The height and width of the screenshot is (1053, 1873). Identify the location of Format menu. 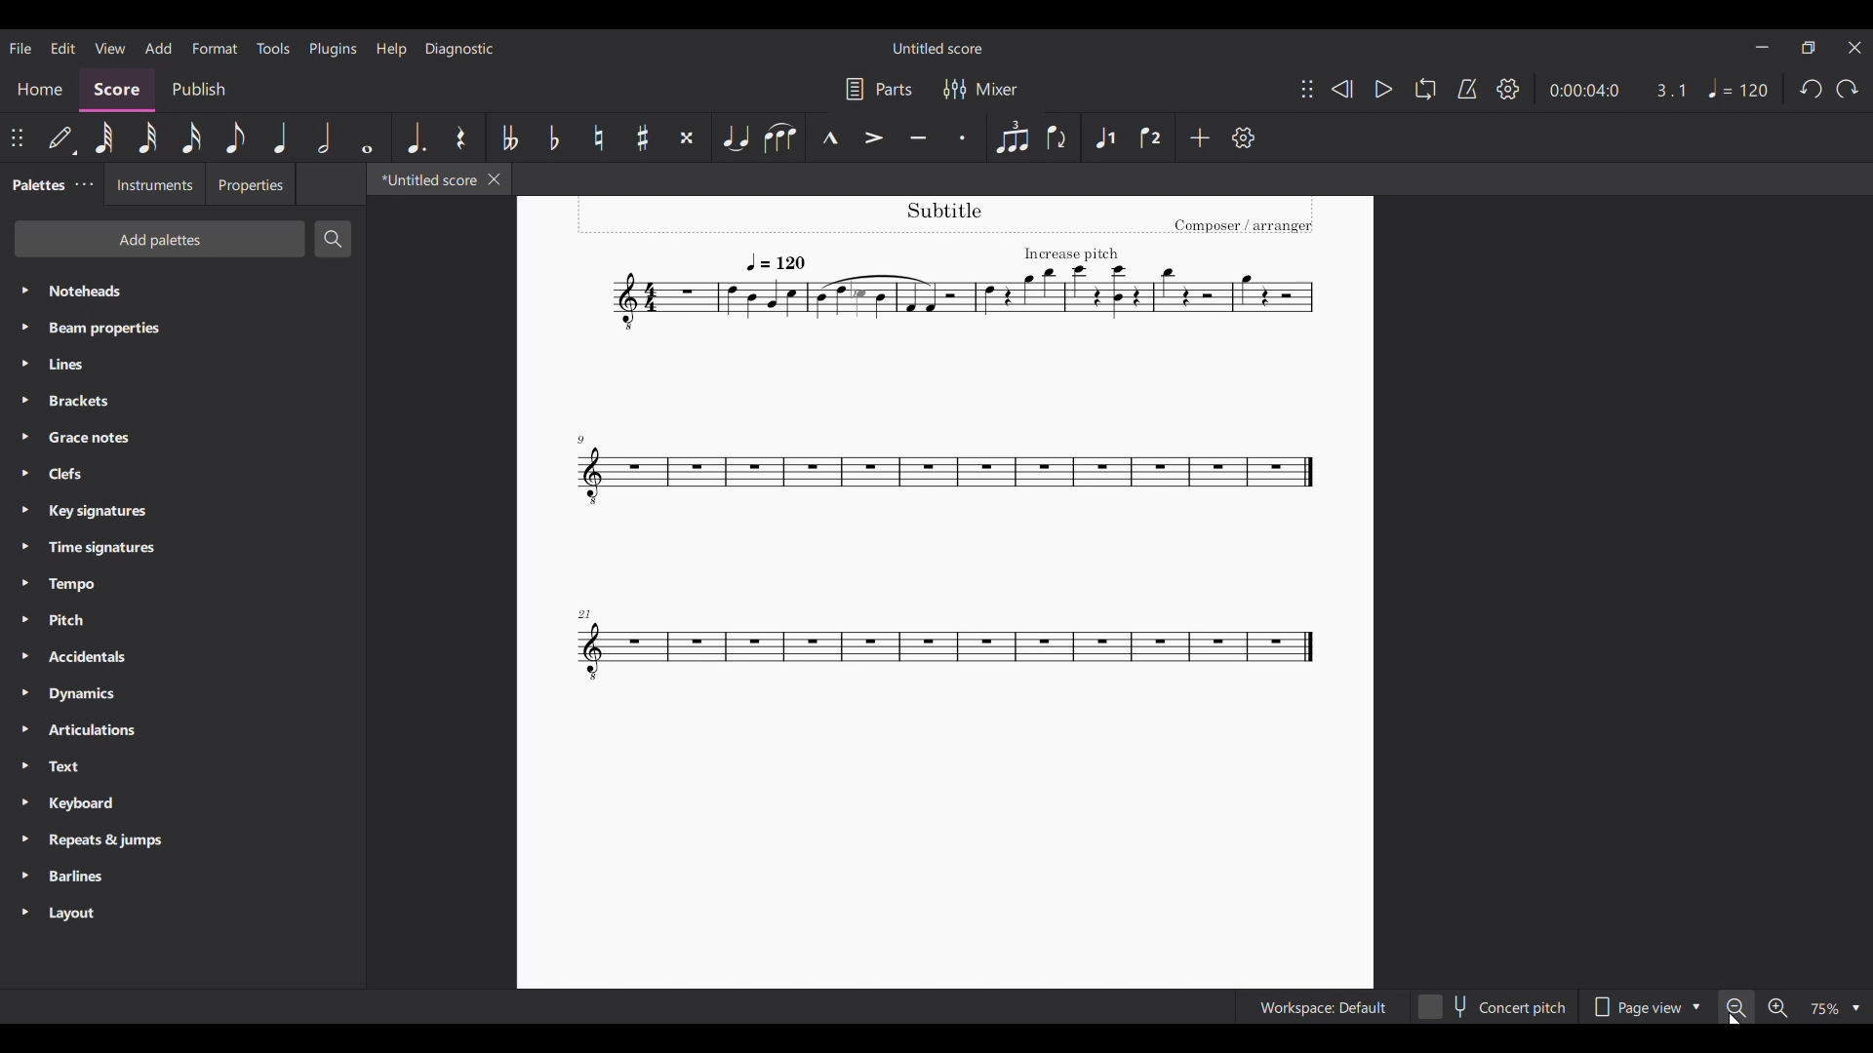
(216, 49).